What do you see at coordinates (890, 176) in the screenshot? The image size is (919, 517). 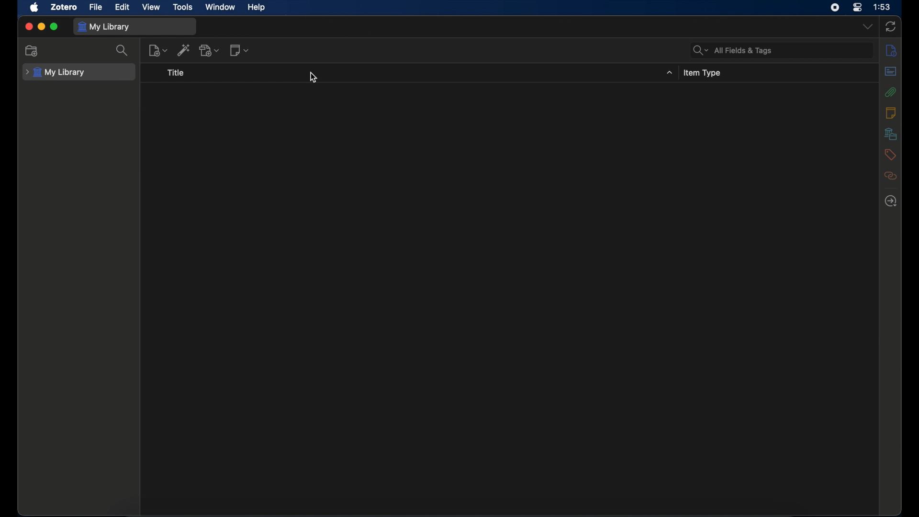 I see `related` at bounding box center [890, 176].